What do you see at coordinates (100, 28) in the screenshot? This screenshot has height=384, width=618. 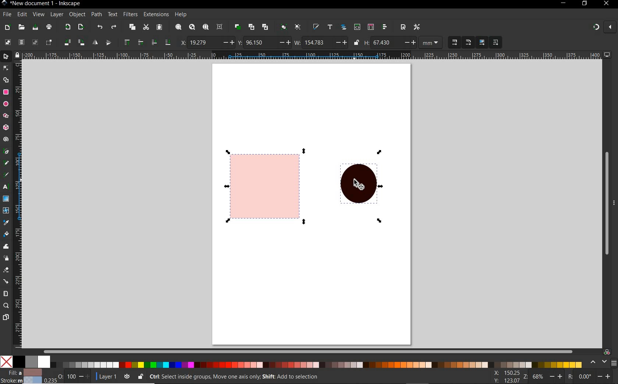 I see `undo` at bounding box center [100, 28].